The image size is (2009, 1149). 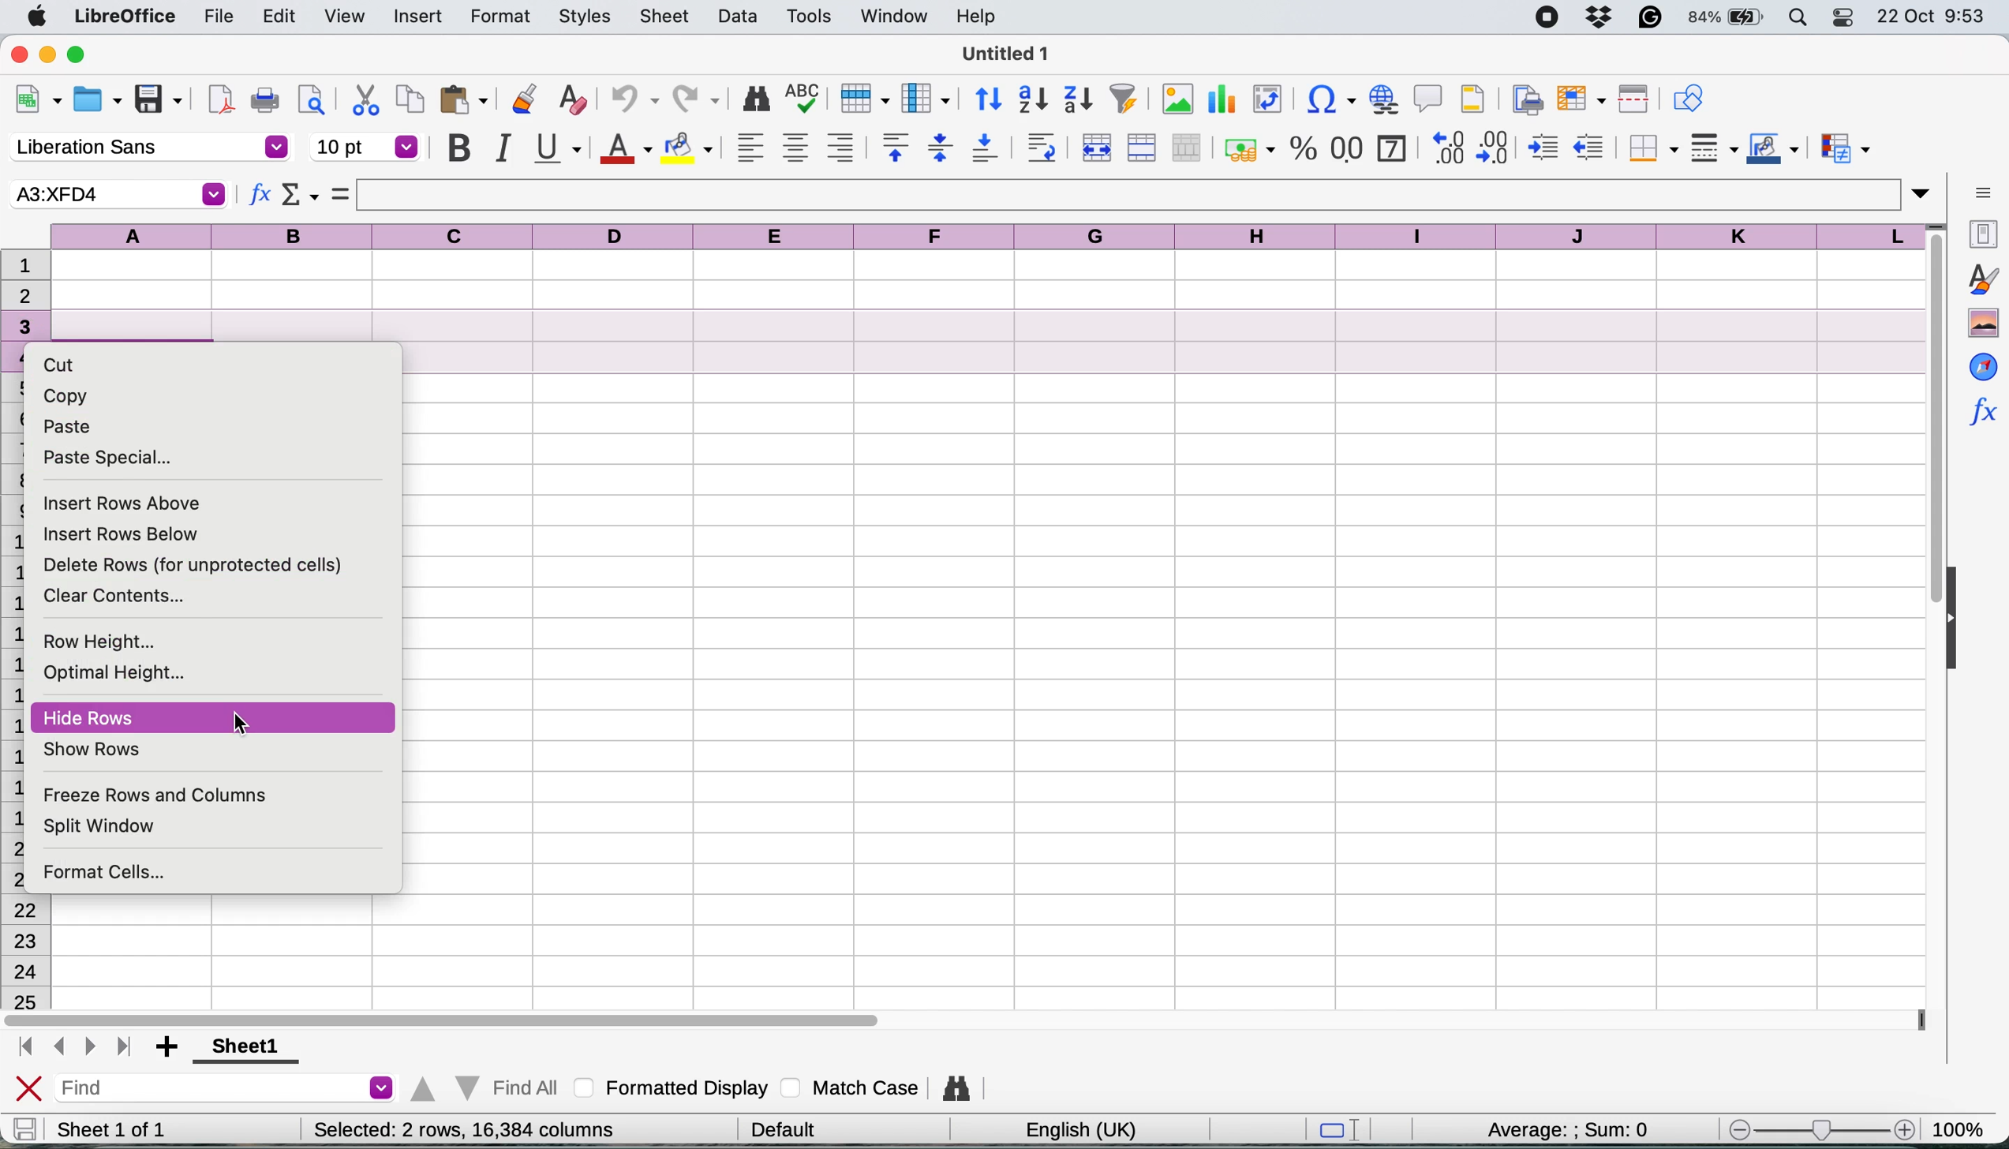 I want to click on optimal height, so click(x=118, y=674).